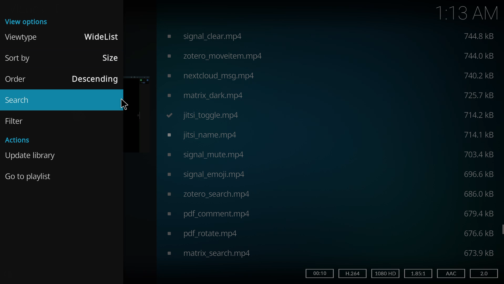 Image resolution: width=504 pixels, height=284 pixels. I want to click on size, so click(108, 58).